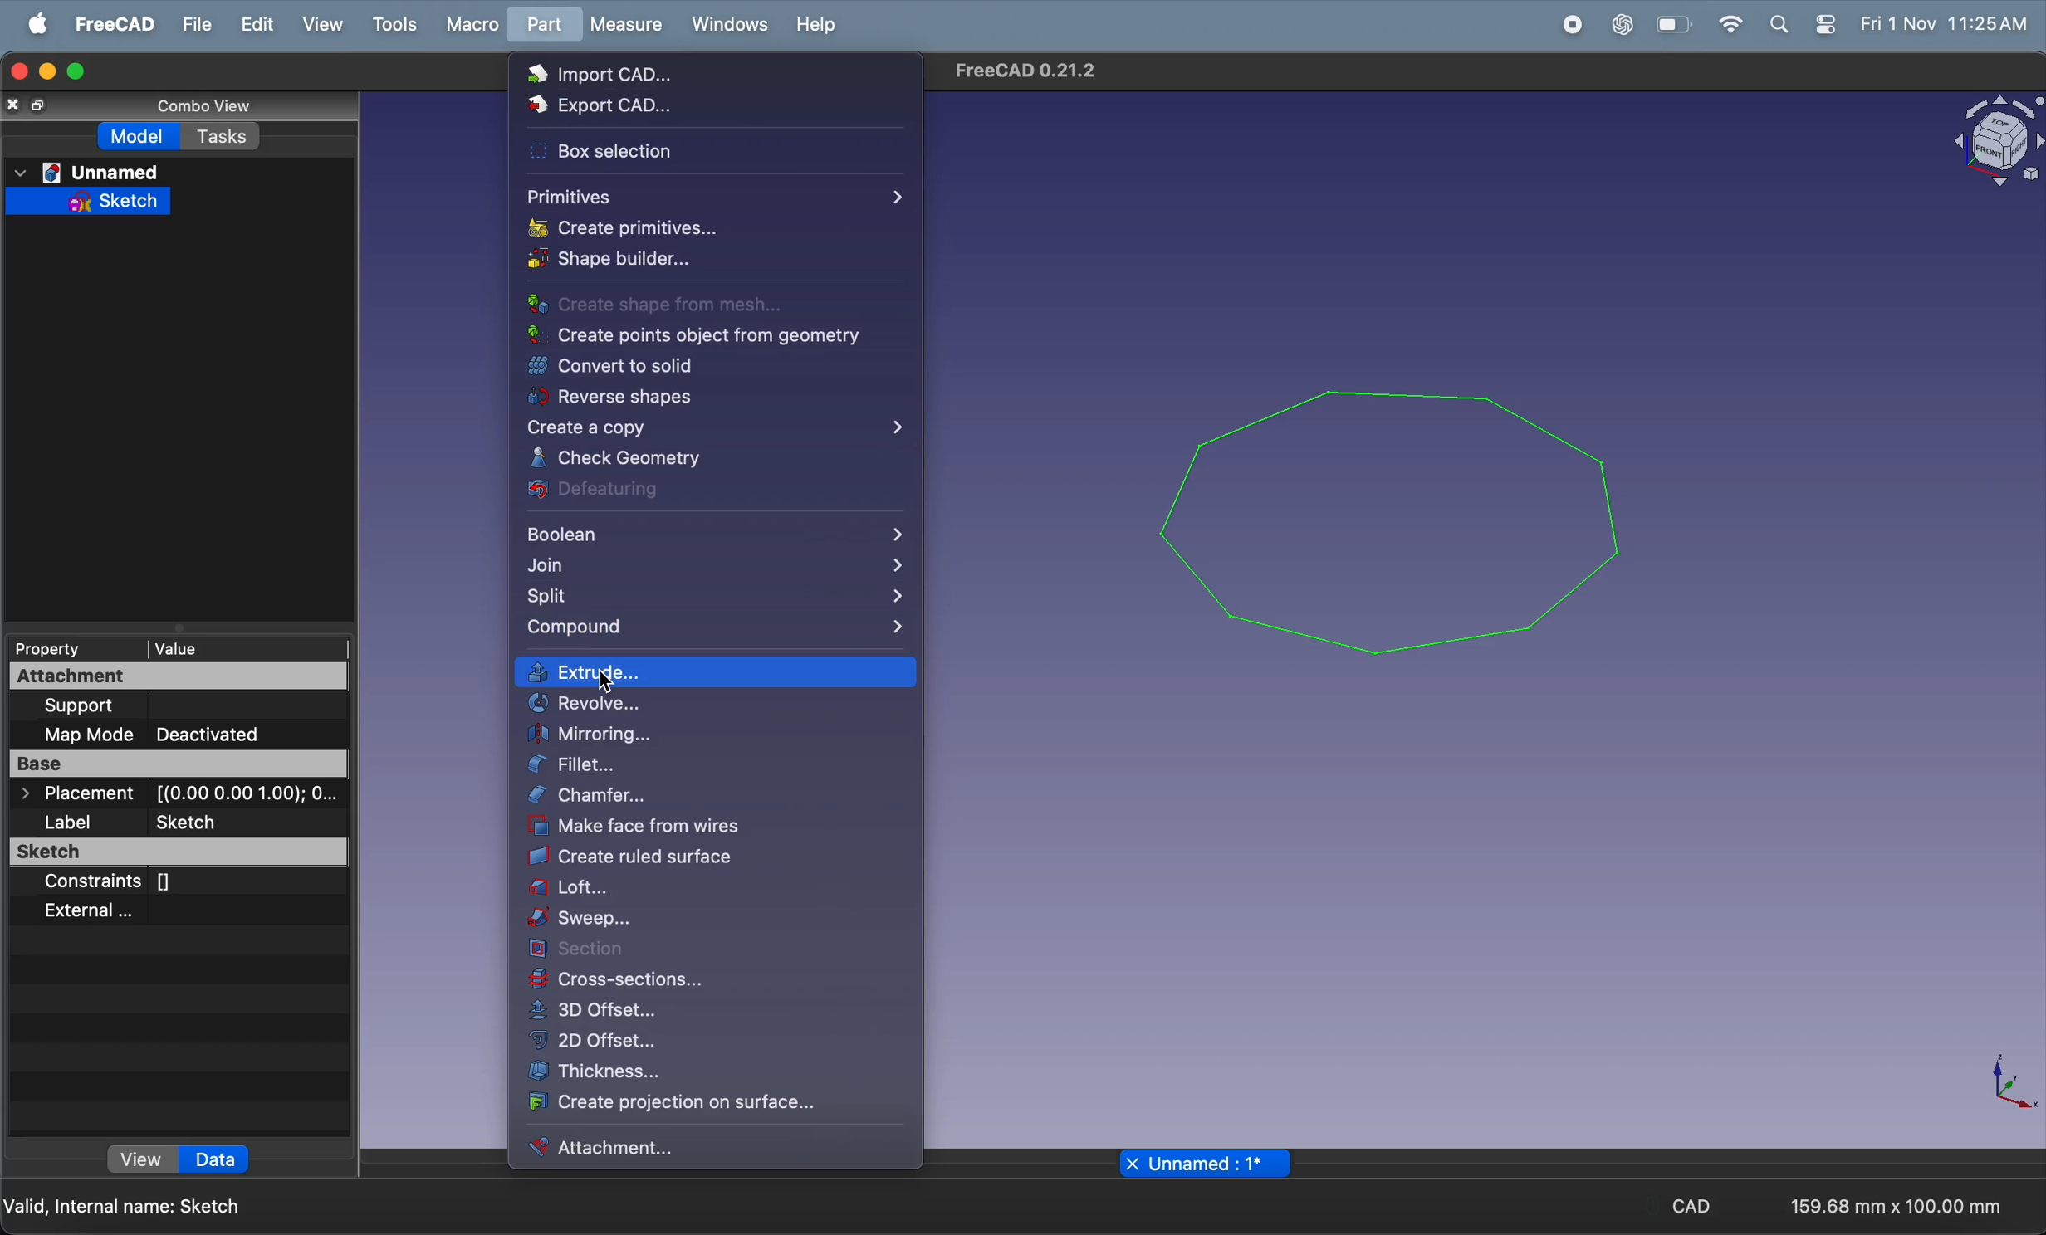 Image resolution: width=2046 pixels, height=1235 pixels. Describe the element at coordinates (1393, 505) in the screenshot. I see `polygon` at that location.